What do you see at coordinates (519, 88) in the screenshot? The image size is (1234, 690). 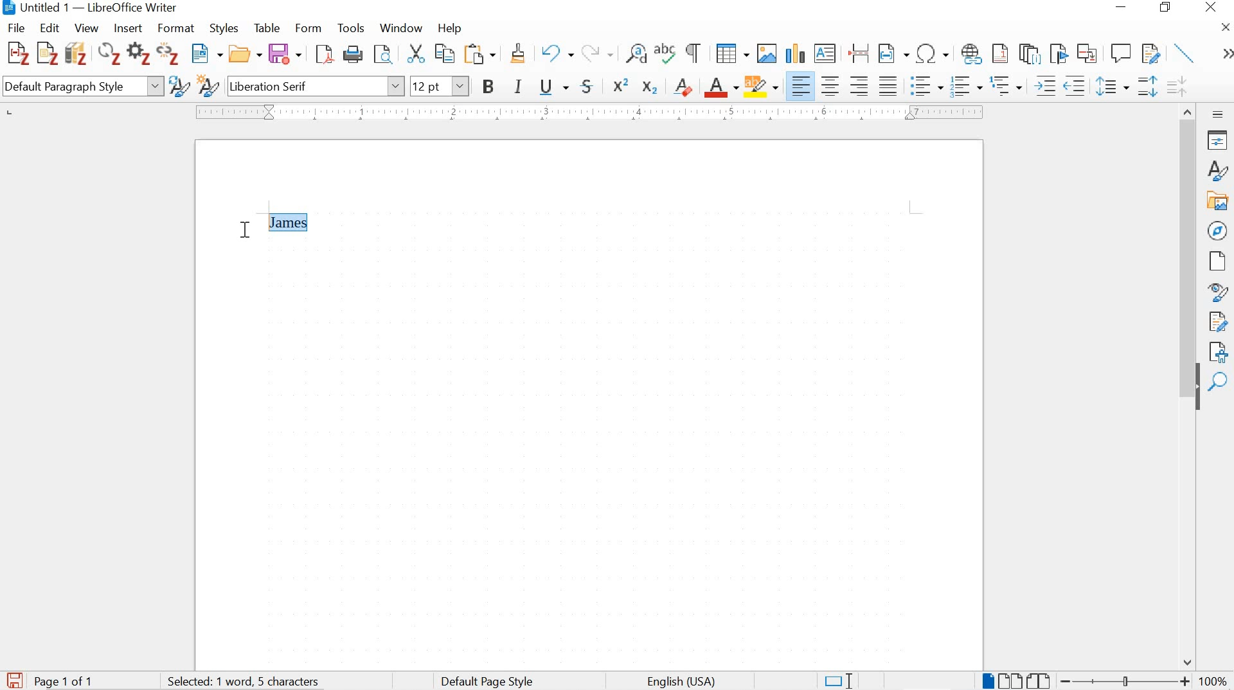 I see `italic` at bounding box center [519, 88].